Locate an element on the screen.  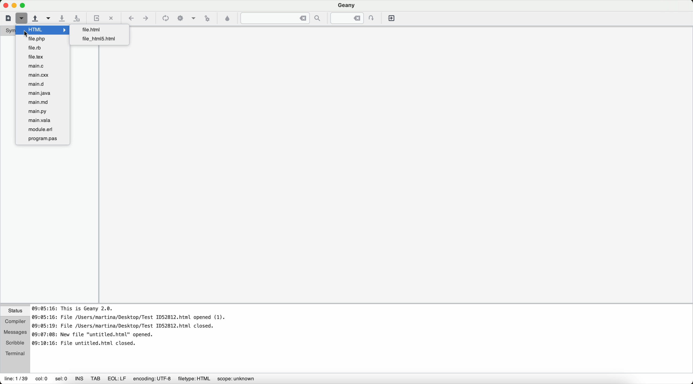
main.md is located at coordinates (42, 101).